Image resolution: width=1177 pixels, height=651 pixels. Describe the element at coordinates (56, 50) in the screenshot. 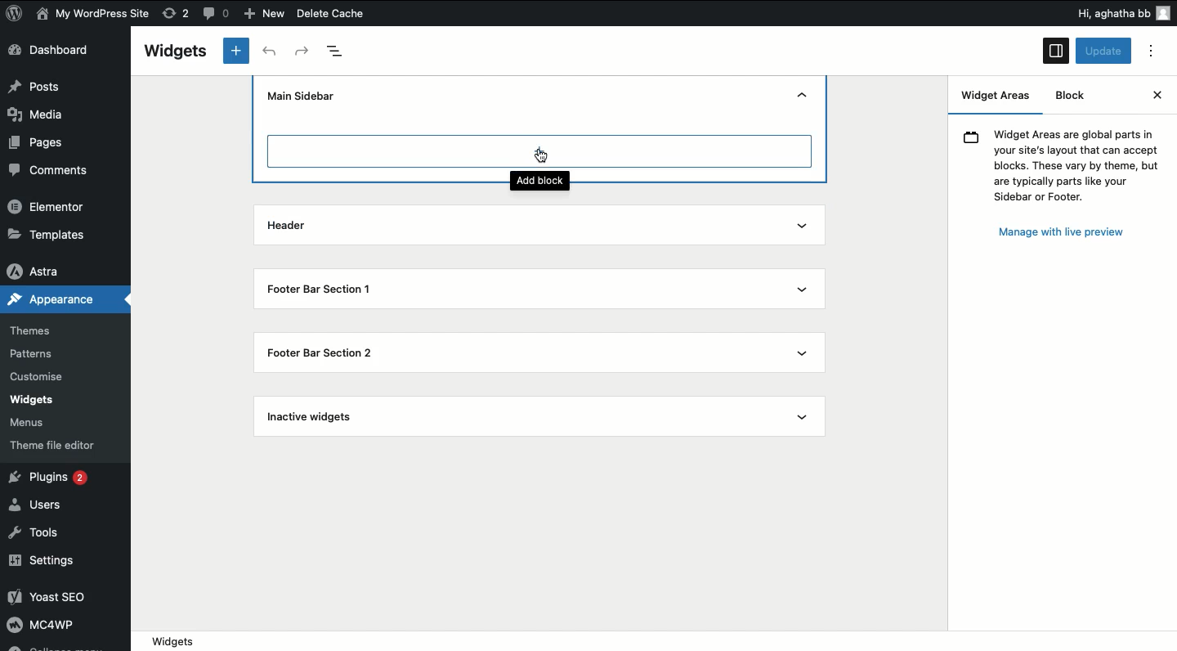

I see `Dashboard` at that location.